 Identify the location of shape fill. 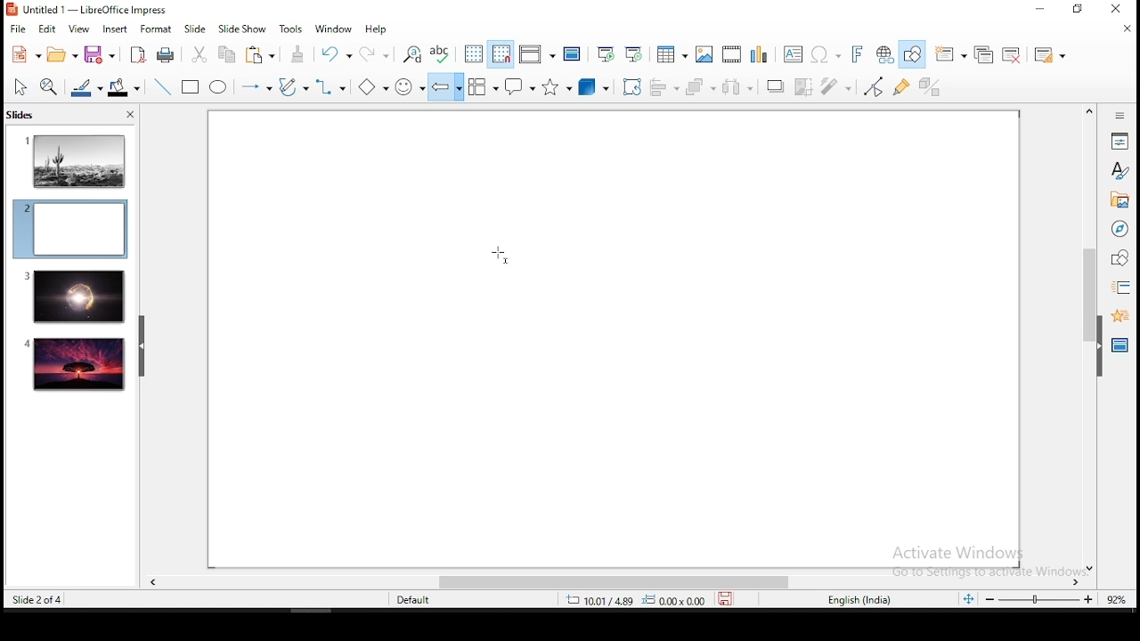
(123, 89).